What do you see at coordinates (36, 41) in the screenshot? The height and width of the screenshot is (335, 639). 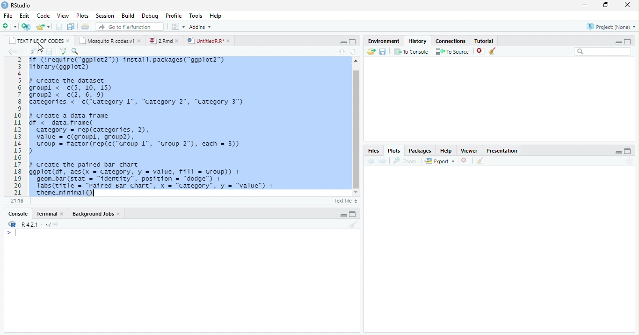 I see `text file of codes` at bounding box center [36, 41].